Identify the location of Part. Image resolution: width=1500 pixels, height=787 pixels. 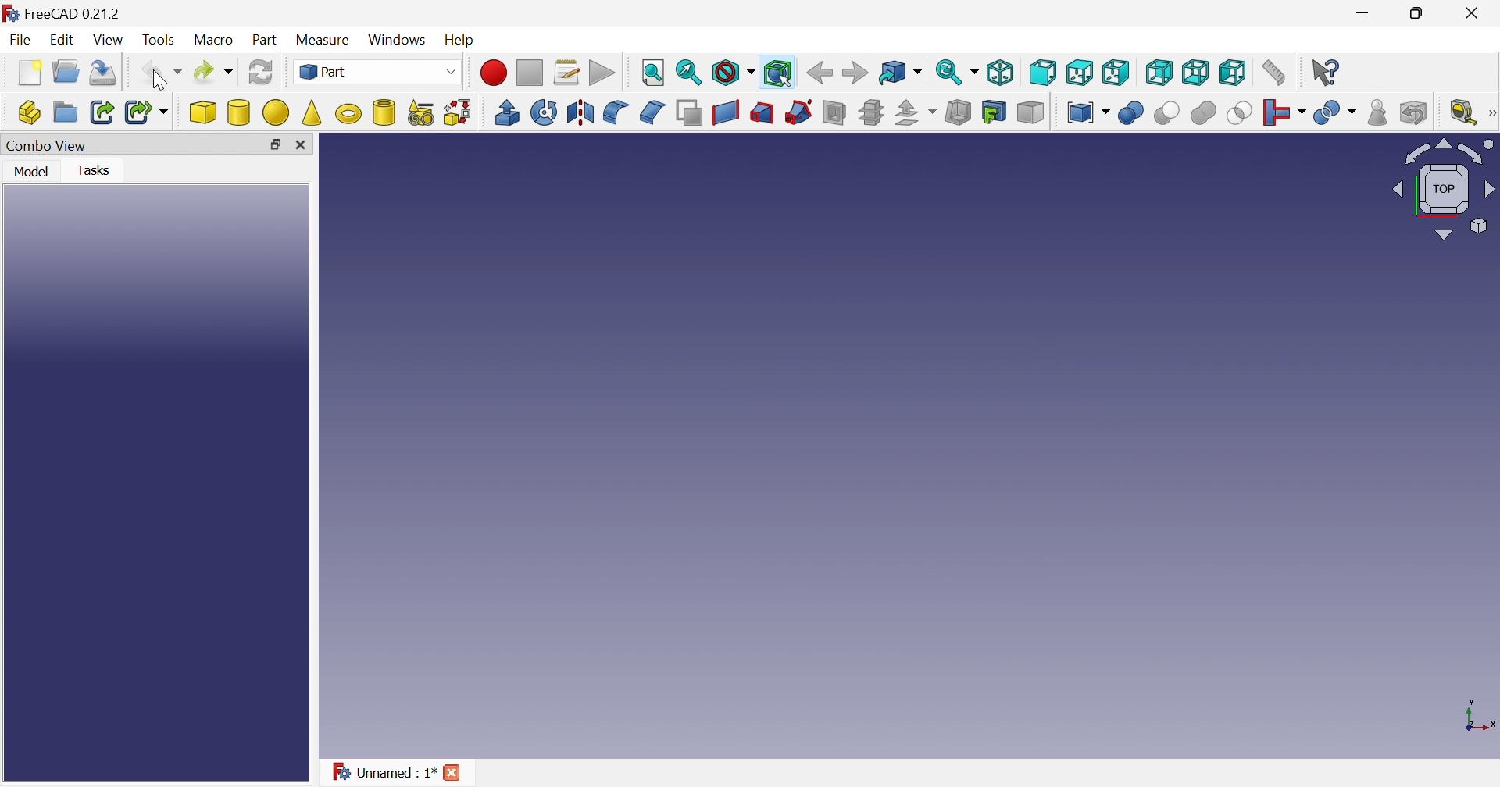
(375, 71).